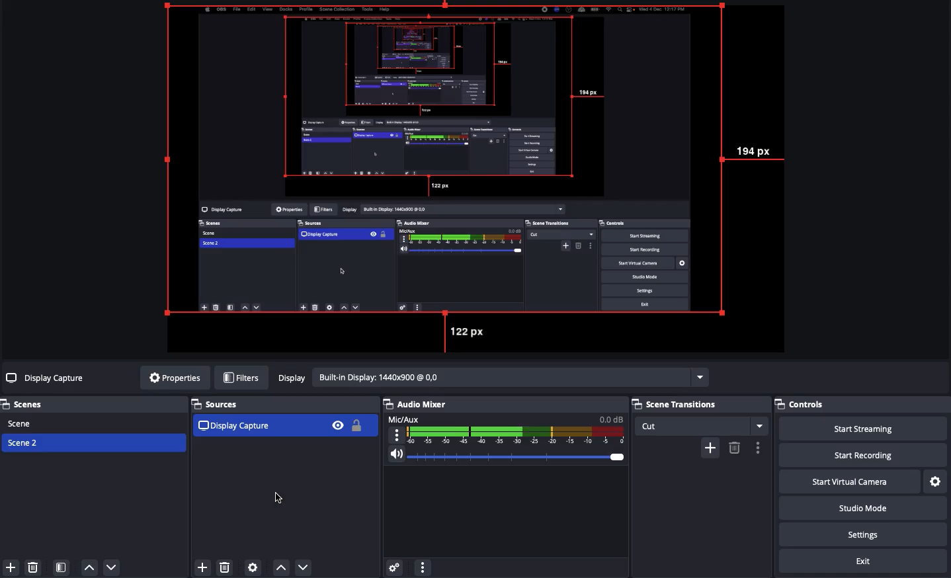 This screenshot has height=578, width=951. What do you see at coordinates (282, 569) in the screenshot?
I see `previous` at bounding box center [282, 569].